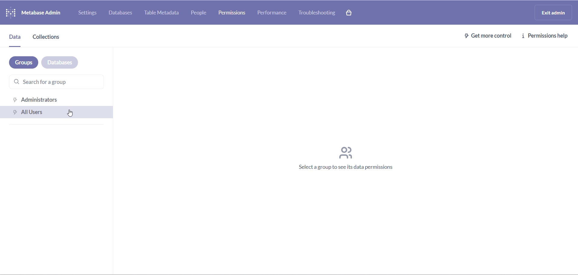 This screenshot has height=275, width=578. Describe the element at coordinates (320, 14) in the screenshot. I see `troubleshooting` at that location.